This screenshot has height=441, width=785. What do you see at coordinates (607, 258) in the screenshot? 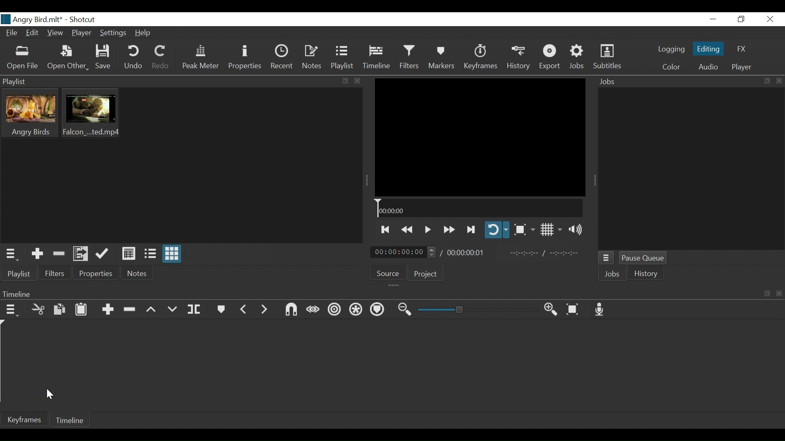
I see `Jobs menu` at bounding box center [607, 258].